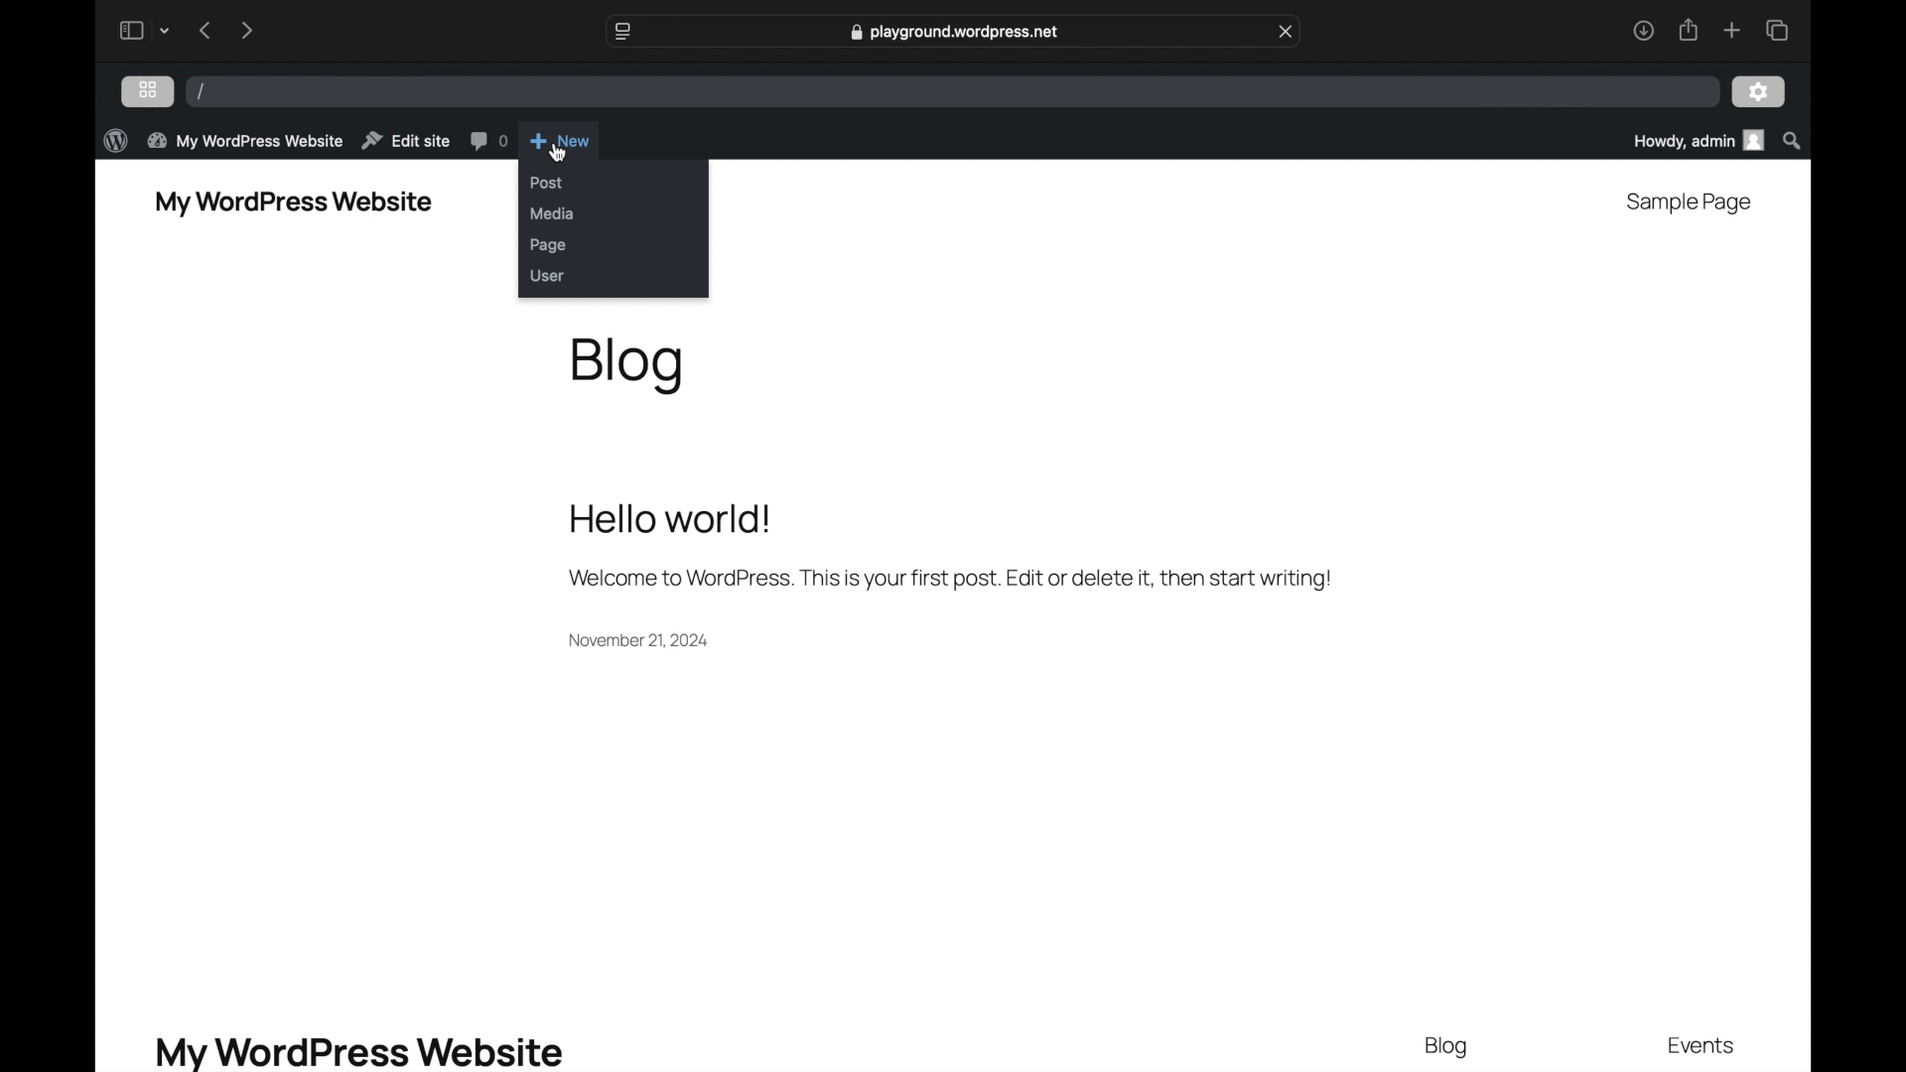  What do you see at coordinates (630, 364) in the screenshot?
I see `blog` at bounding box center [630, 364].